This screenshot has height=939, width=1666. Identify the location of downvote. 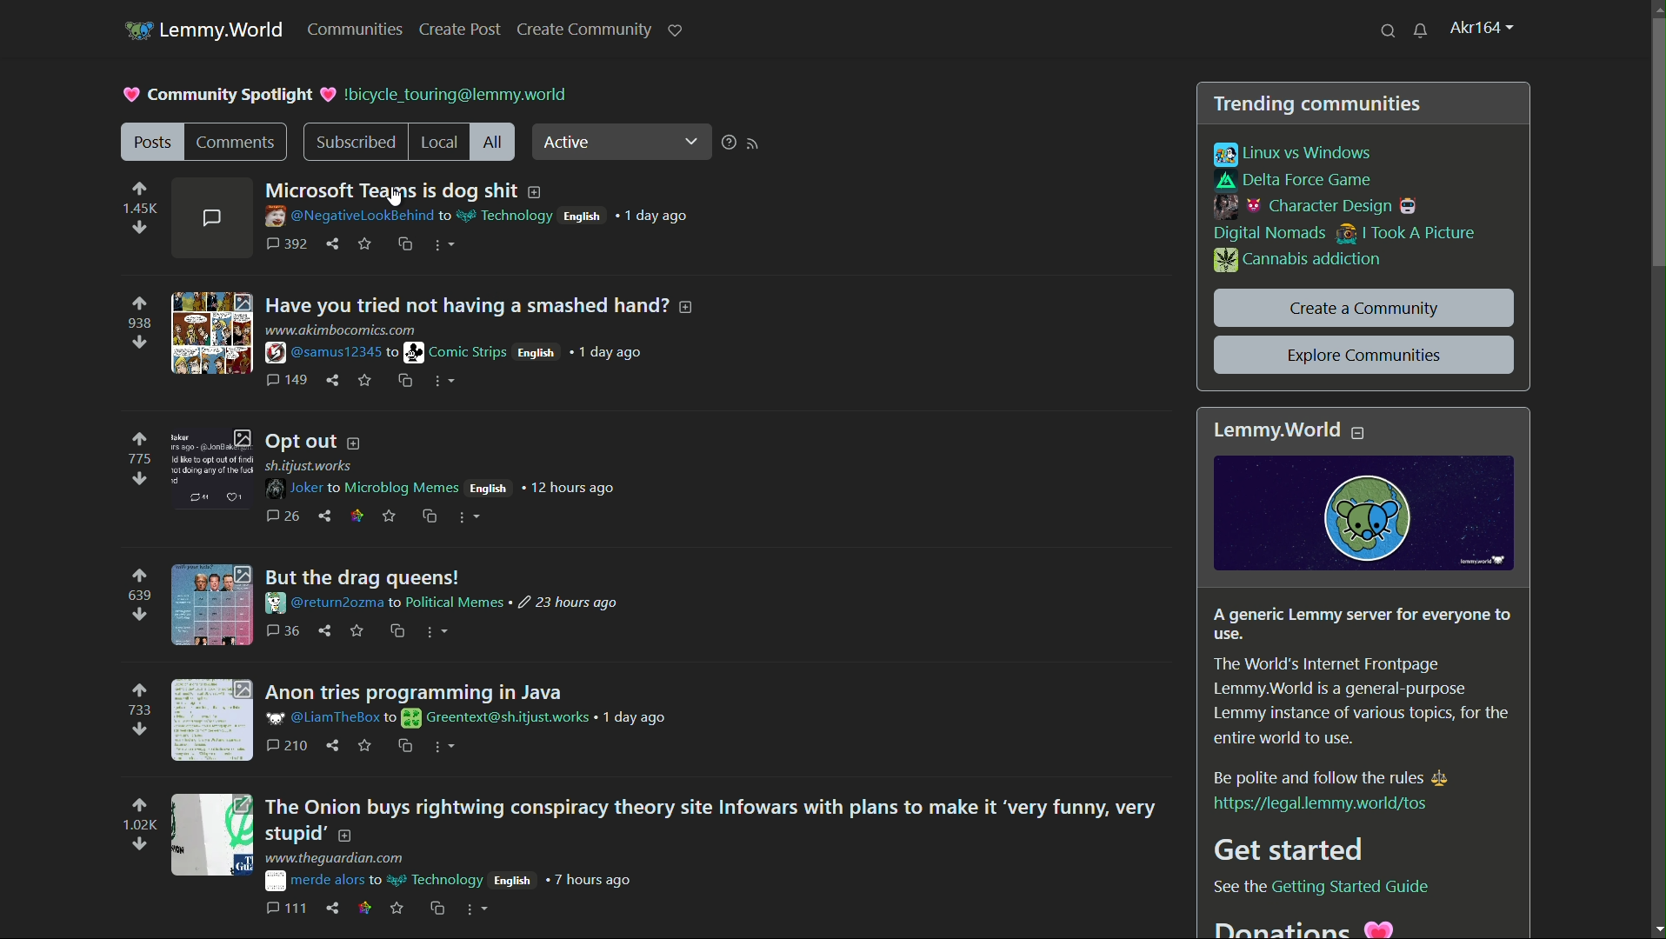
(143, 341).